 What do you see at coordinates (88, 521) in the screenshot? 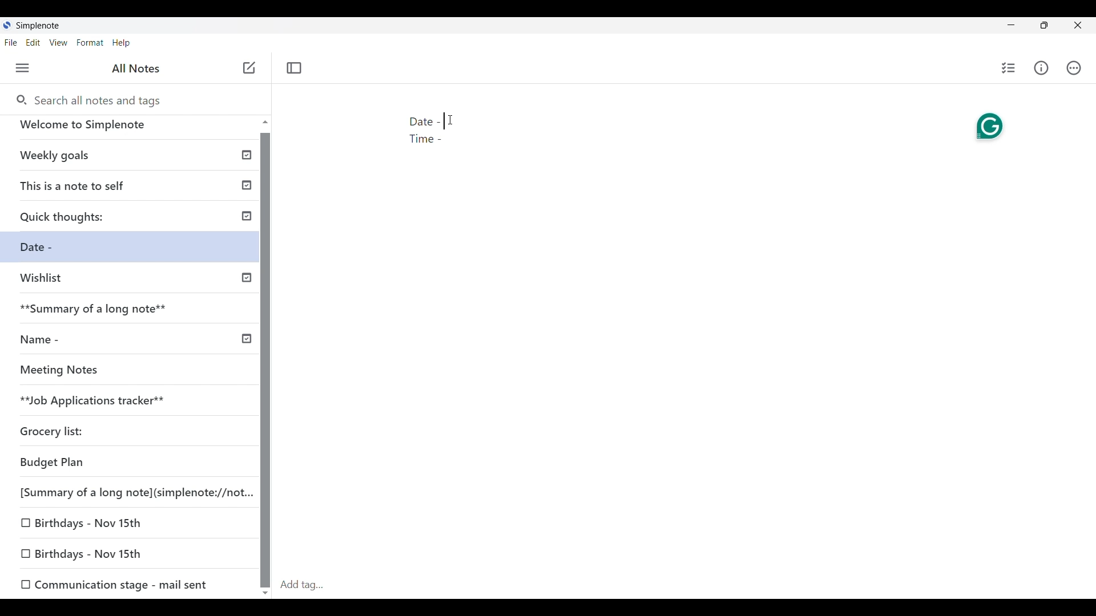
I see `Unpublished note` at bounding box center [88, 521].